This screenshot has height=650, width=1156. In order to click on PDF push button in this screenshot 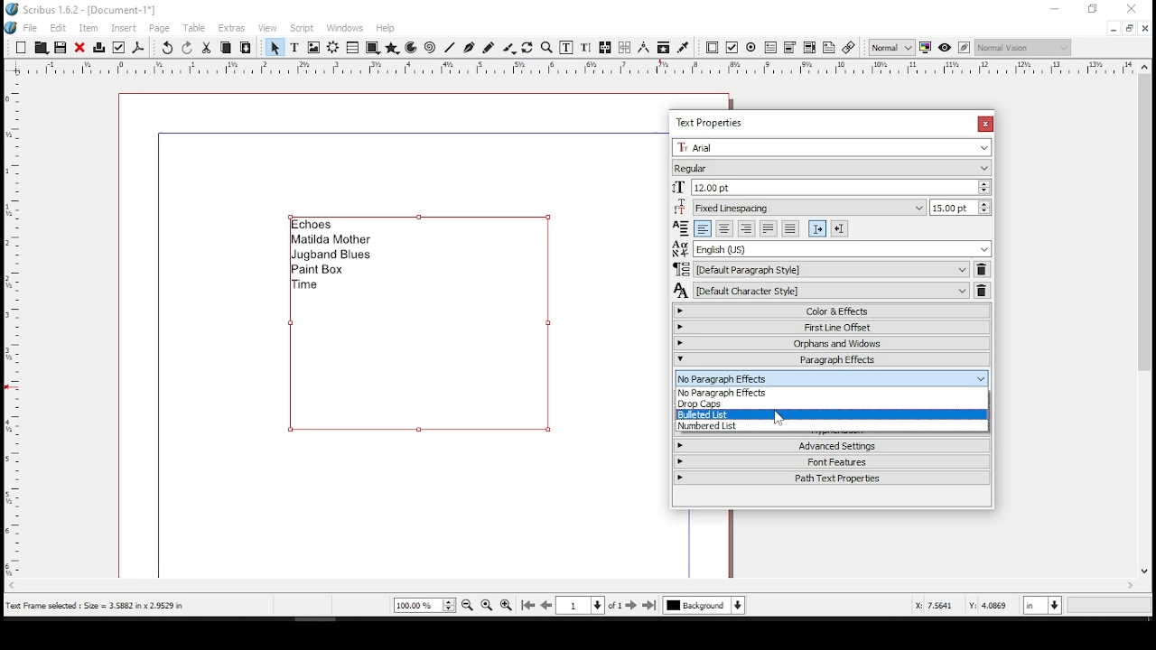, I will do `click(713, 47)`.